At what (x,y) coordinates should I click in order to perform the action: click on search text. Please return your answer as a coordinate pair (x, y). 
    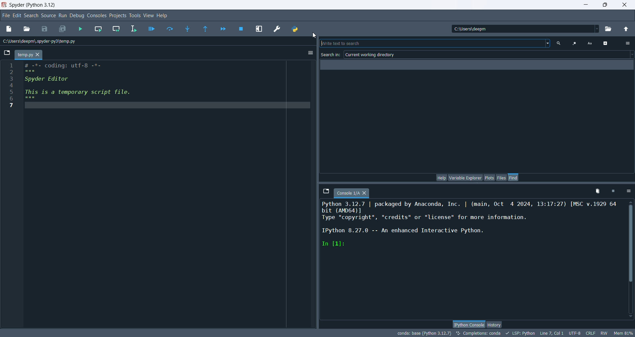
    Looking at the image, I should click on (559, 44).